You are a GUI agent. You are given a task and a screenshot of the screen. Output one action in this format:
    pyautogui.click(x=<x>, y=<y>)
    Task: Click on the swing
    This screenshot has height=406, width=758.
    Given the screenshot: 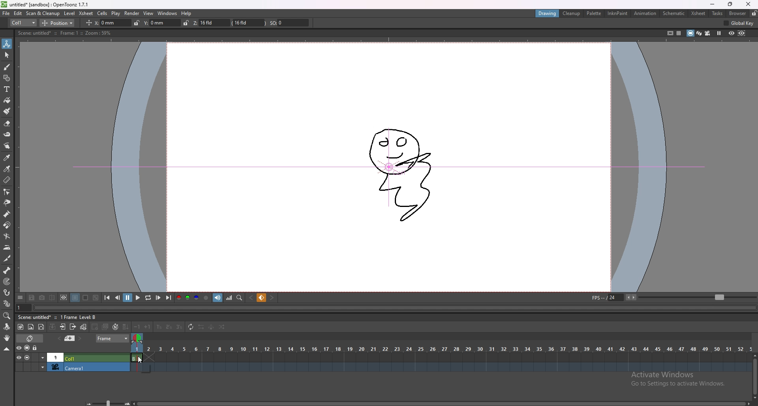 What is the action you would take?
    pyautogui.click(x=211, y=327)
    